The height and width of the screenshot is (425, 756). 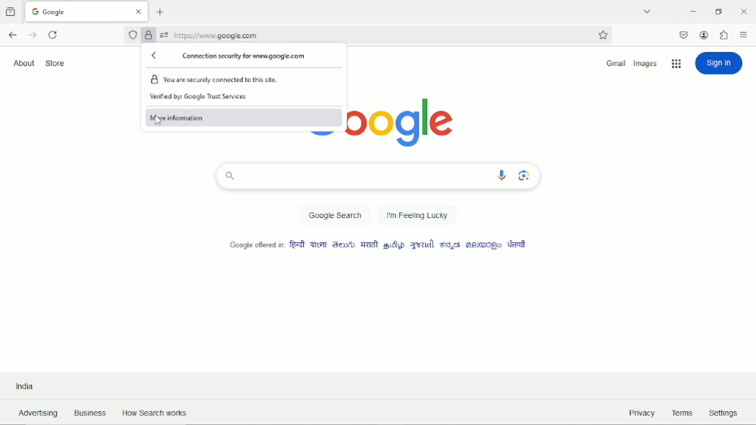 I want to click on Privacy, so click(x=640, y=413).